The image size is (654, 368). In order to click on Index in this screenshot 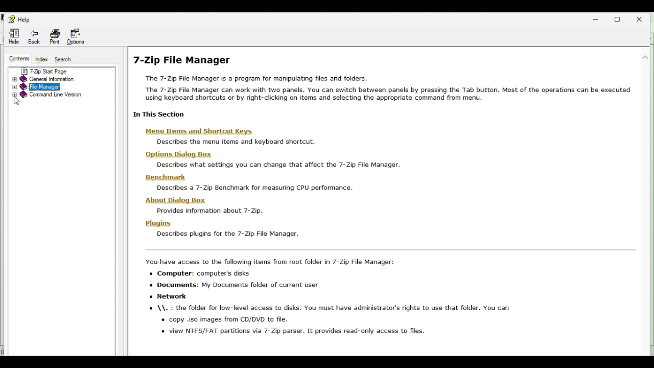, I will do `click(42, 60)`.